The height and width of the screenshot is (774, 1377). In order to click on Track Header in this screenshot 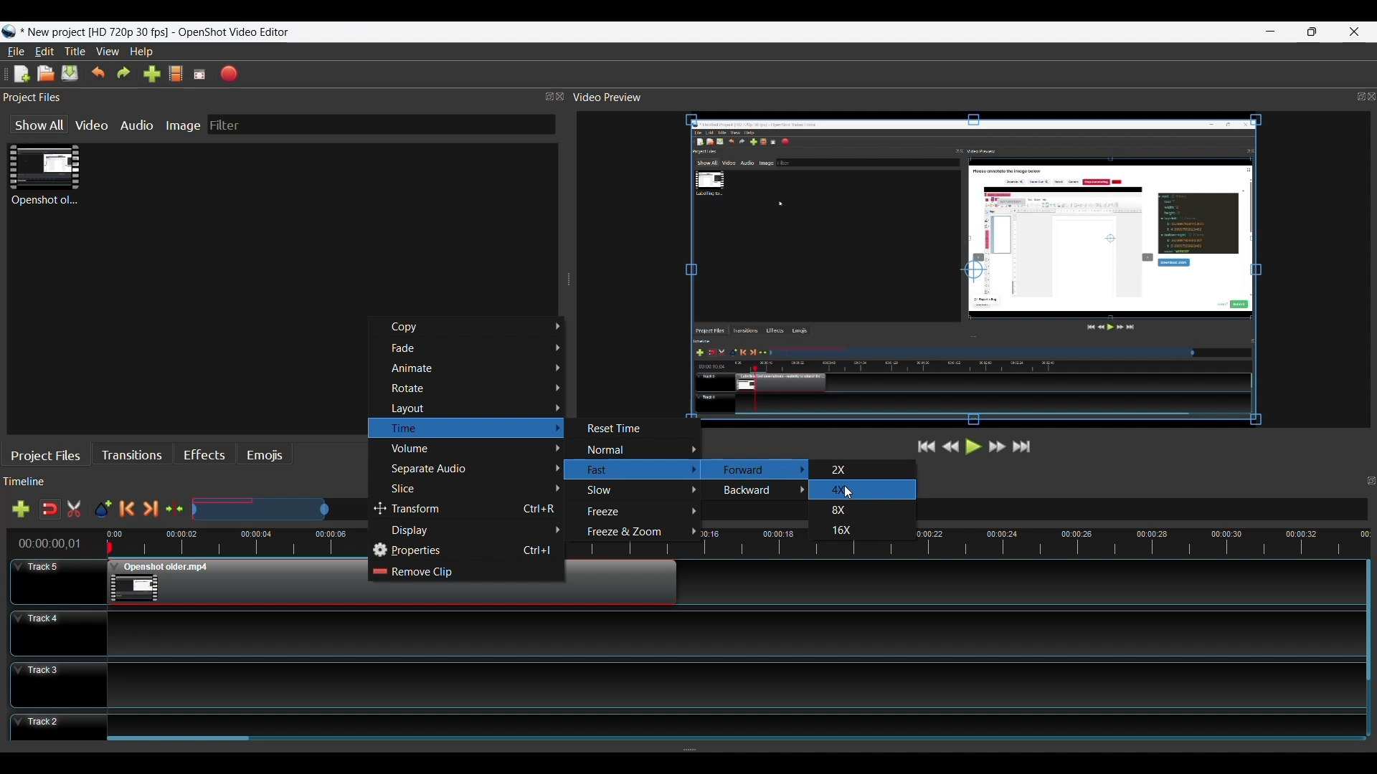, I will do `click(60, 684)`.